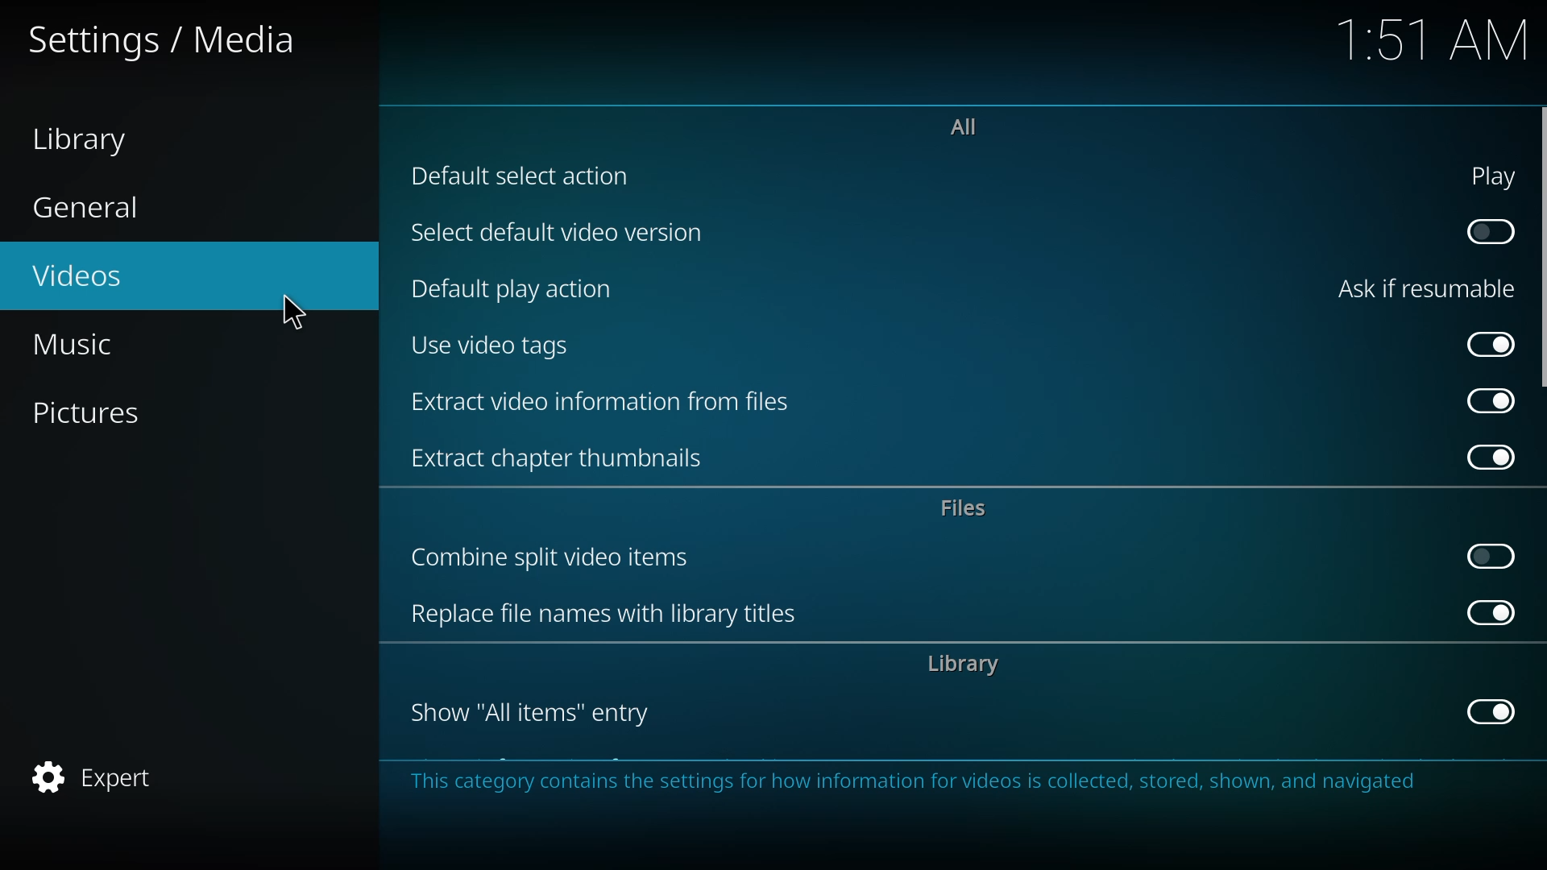 The height and width of the screenshot is (870, 1547). I want to click on info, so click(919, 781).